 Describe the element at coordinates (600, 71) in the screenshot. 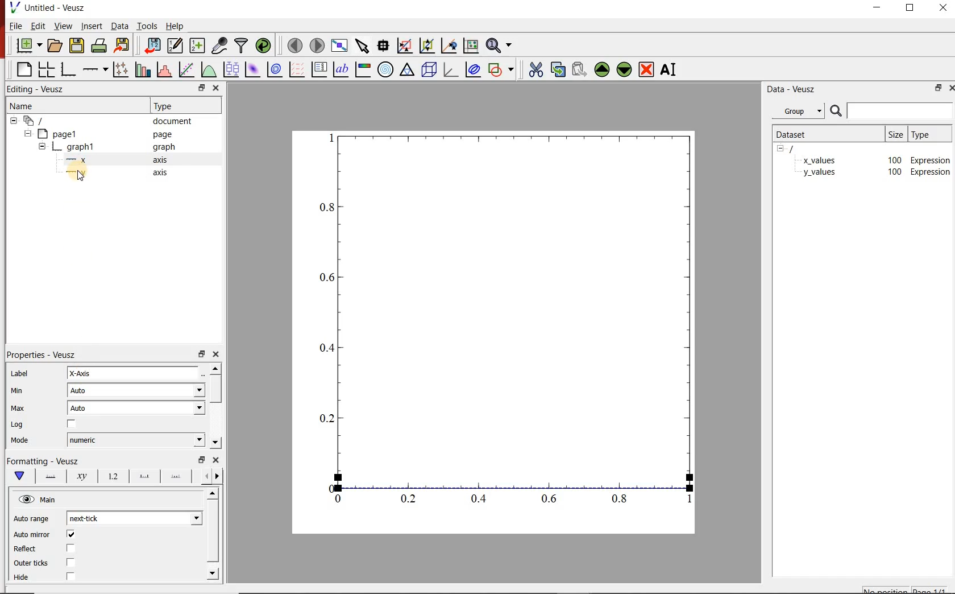

I see `move up the the selected widget` at that location.